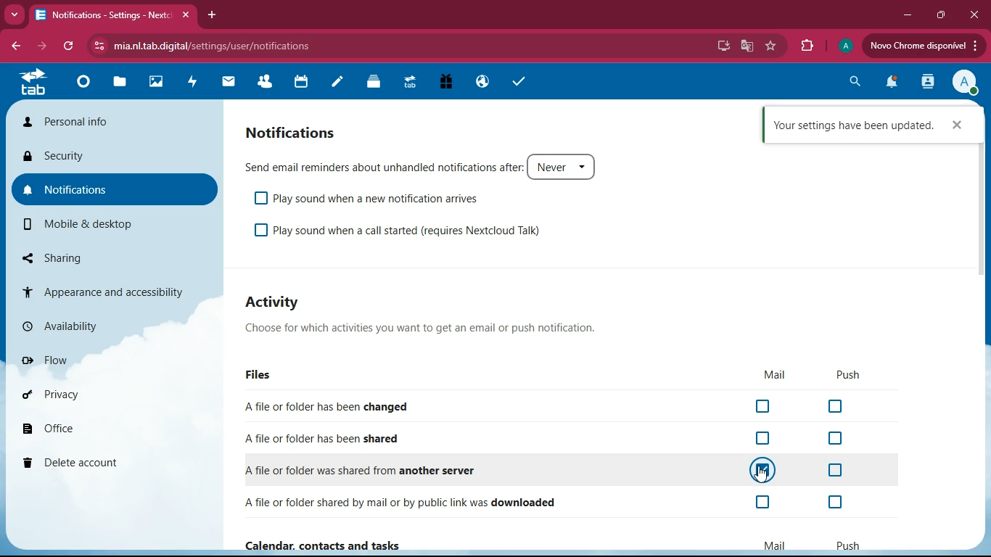 This screenshot has width=991, height=557. I want to click on activity, so click(277, 302).